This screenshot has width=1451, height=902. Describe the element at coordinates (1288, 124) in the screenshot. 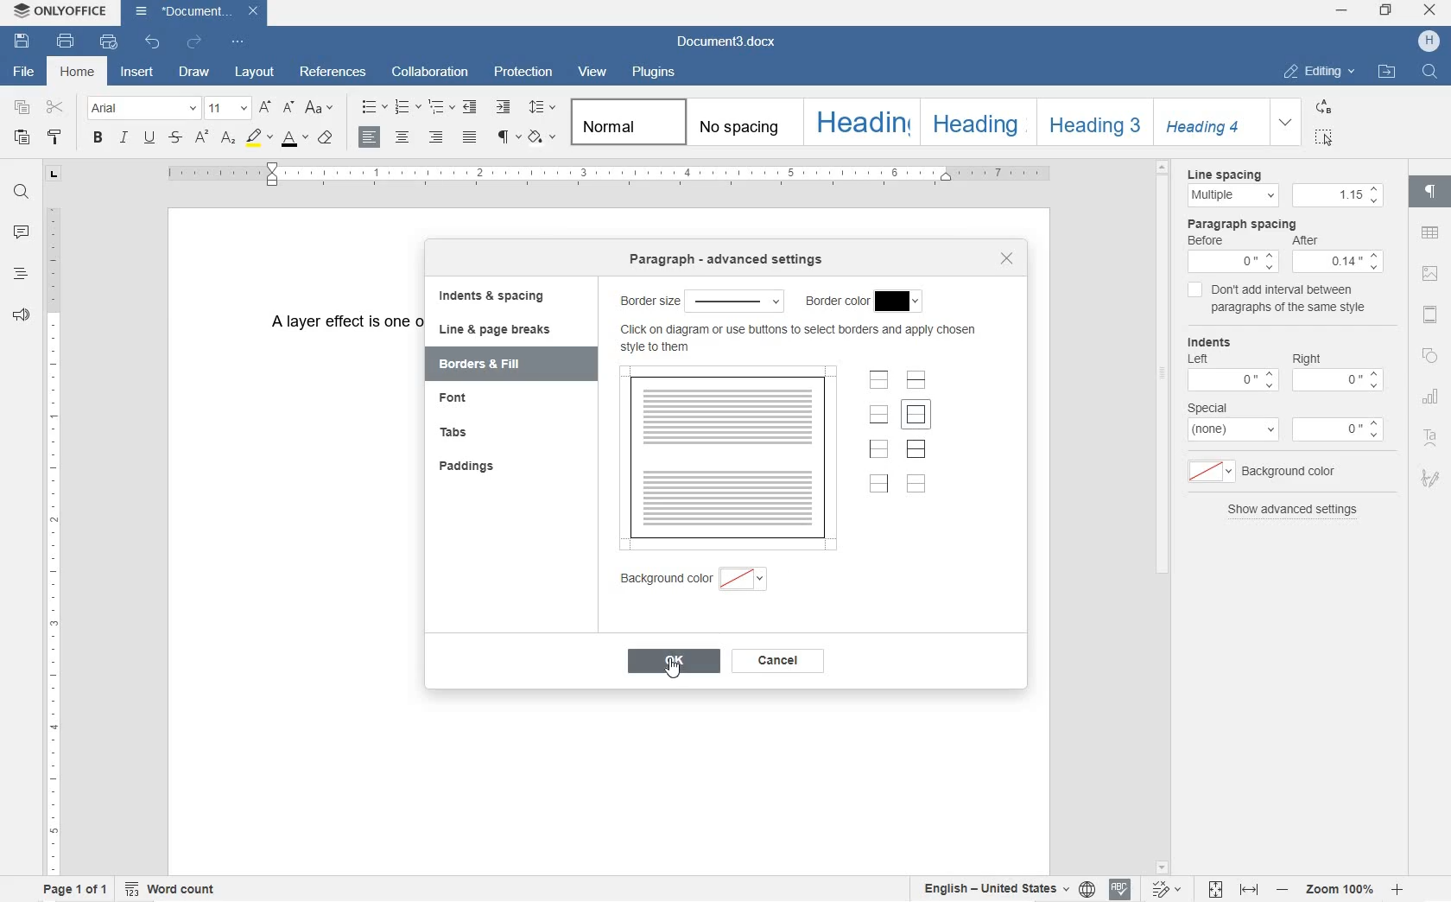

I see `EXPAND FORMATTING STYLE` at that location.